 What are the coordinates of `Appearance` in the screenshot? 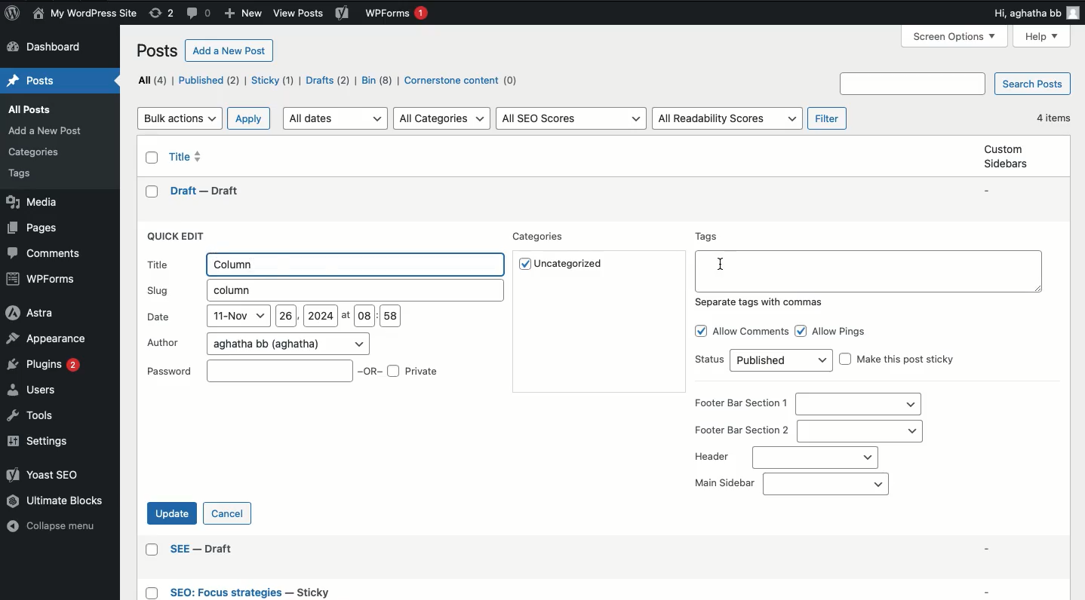 It's located at (49, 339).